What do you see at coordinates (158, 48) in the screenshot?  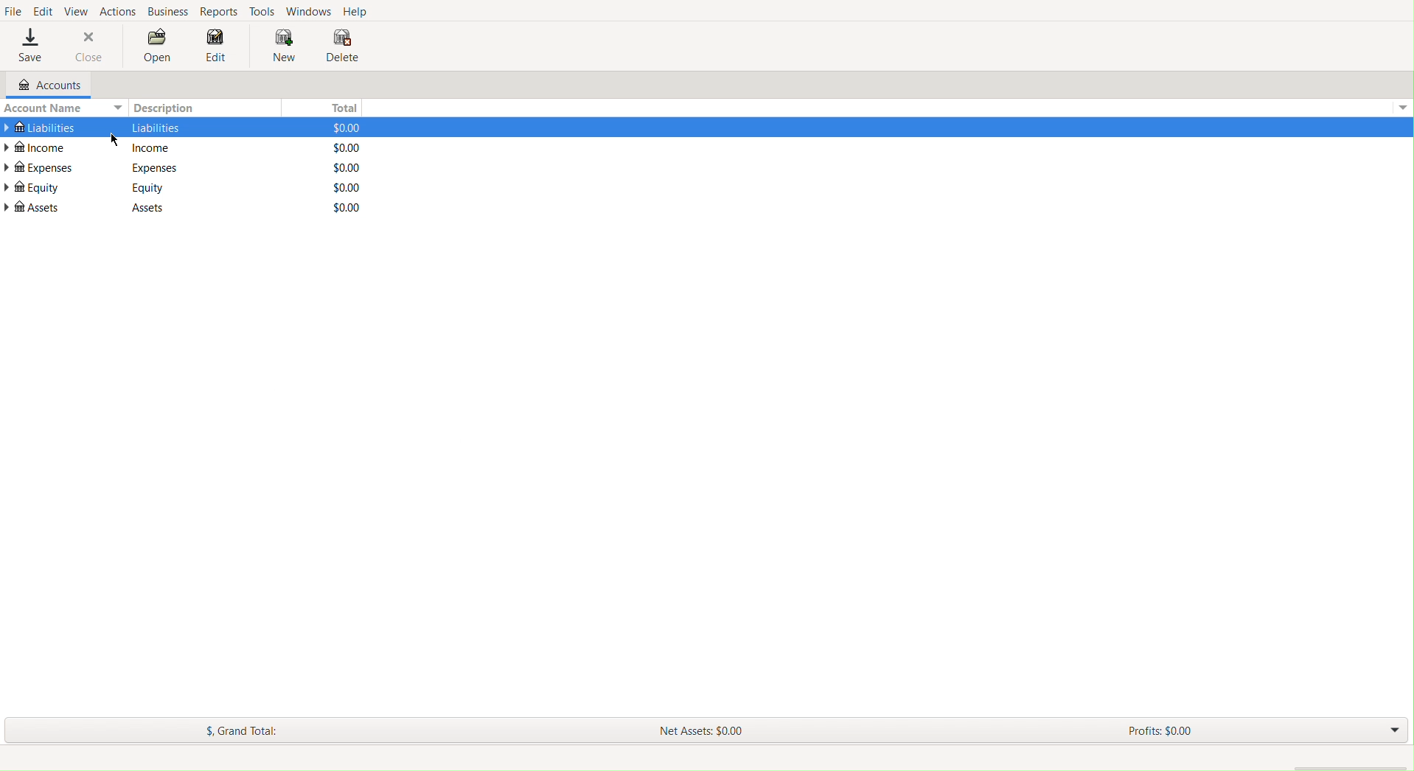 I see `Open` at bounding box center [158, 48].